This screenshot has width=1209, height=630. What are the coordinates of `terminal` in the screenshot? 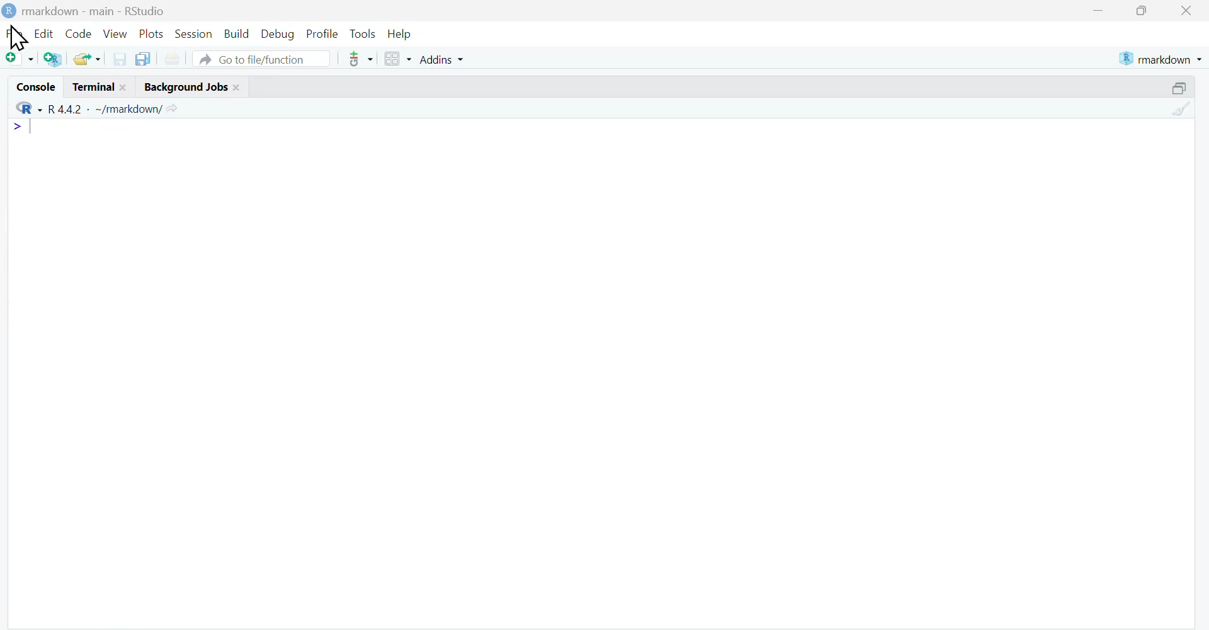 It's located at (99, 87).